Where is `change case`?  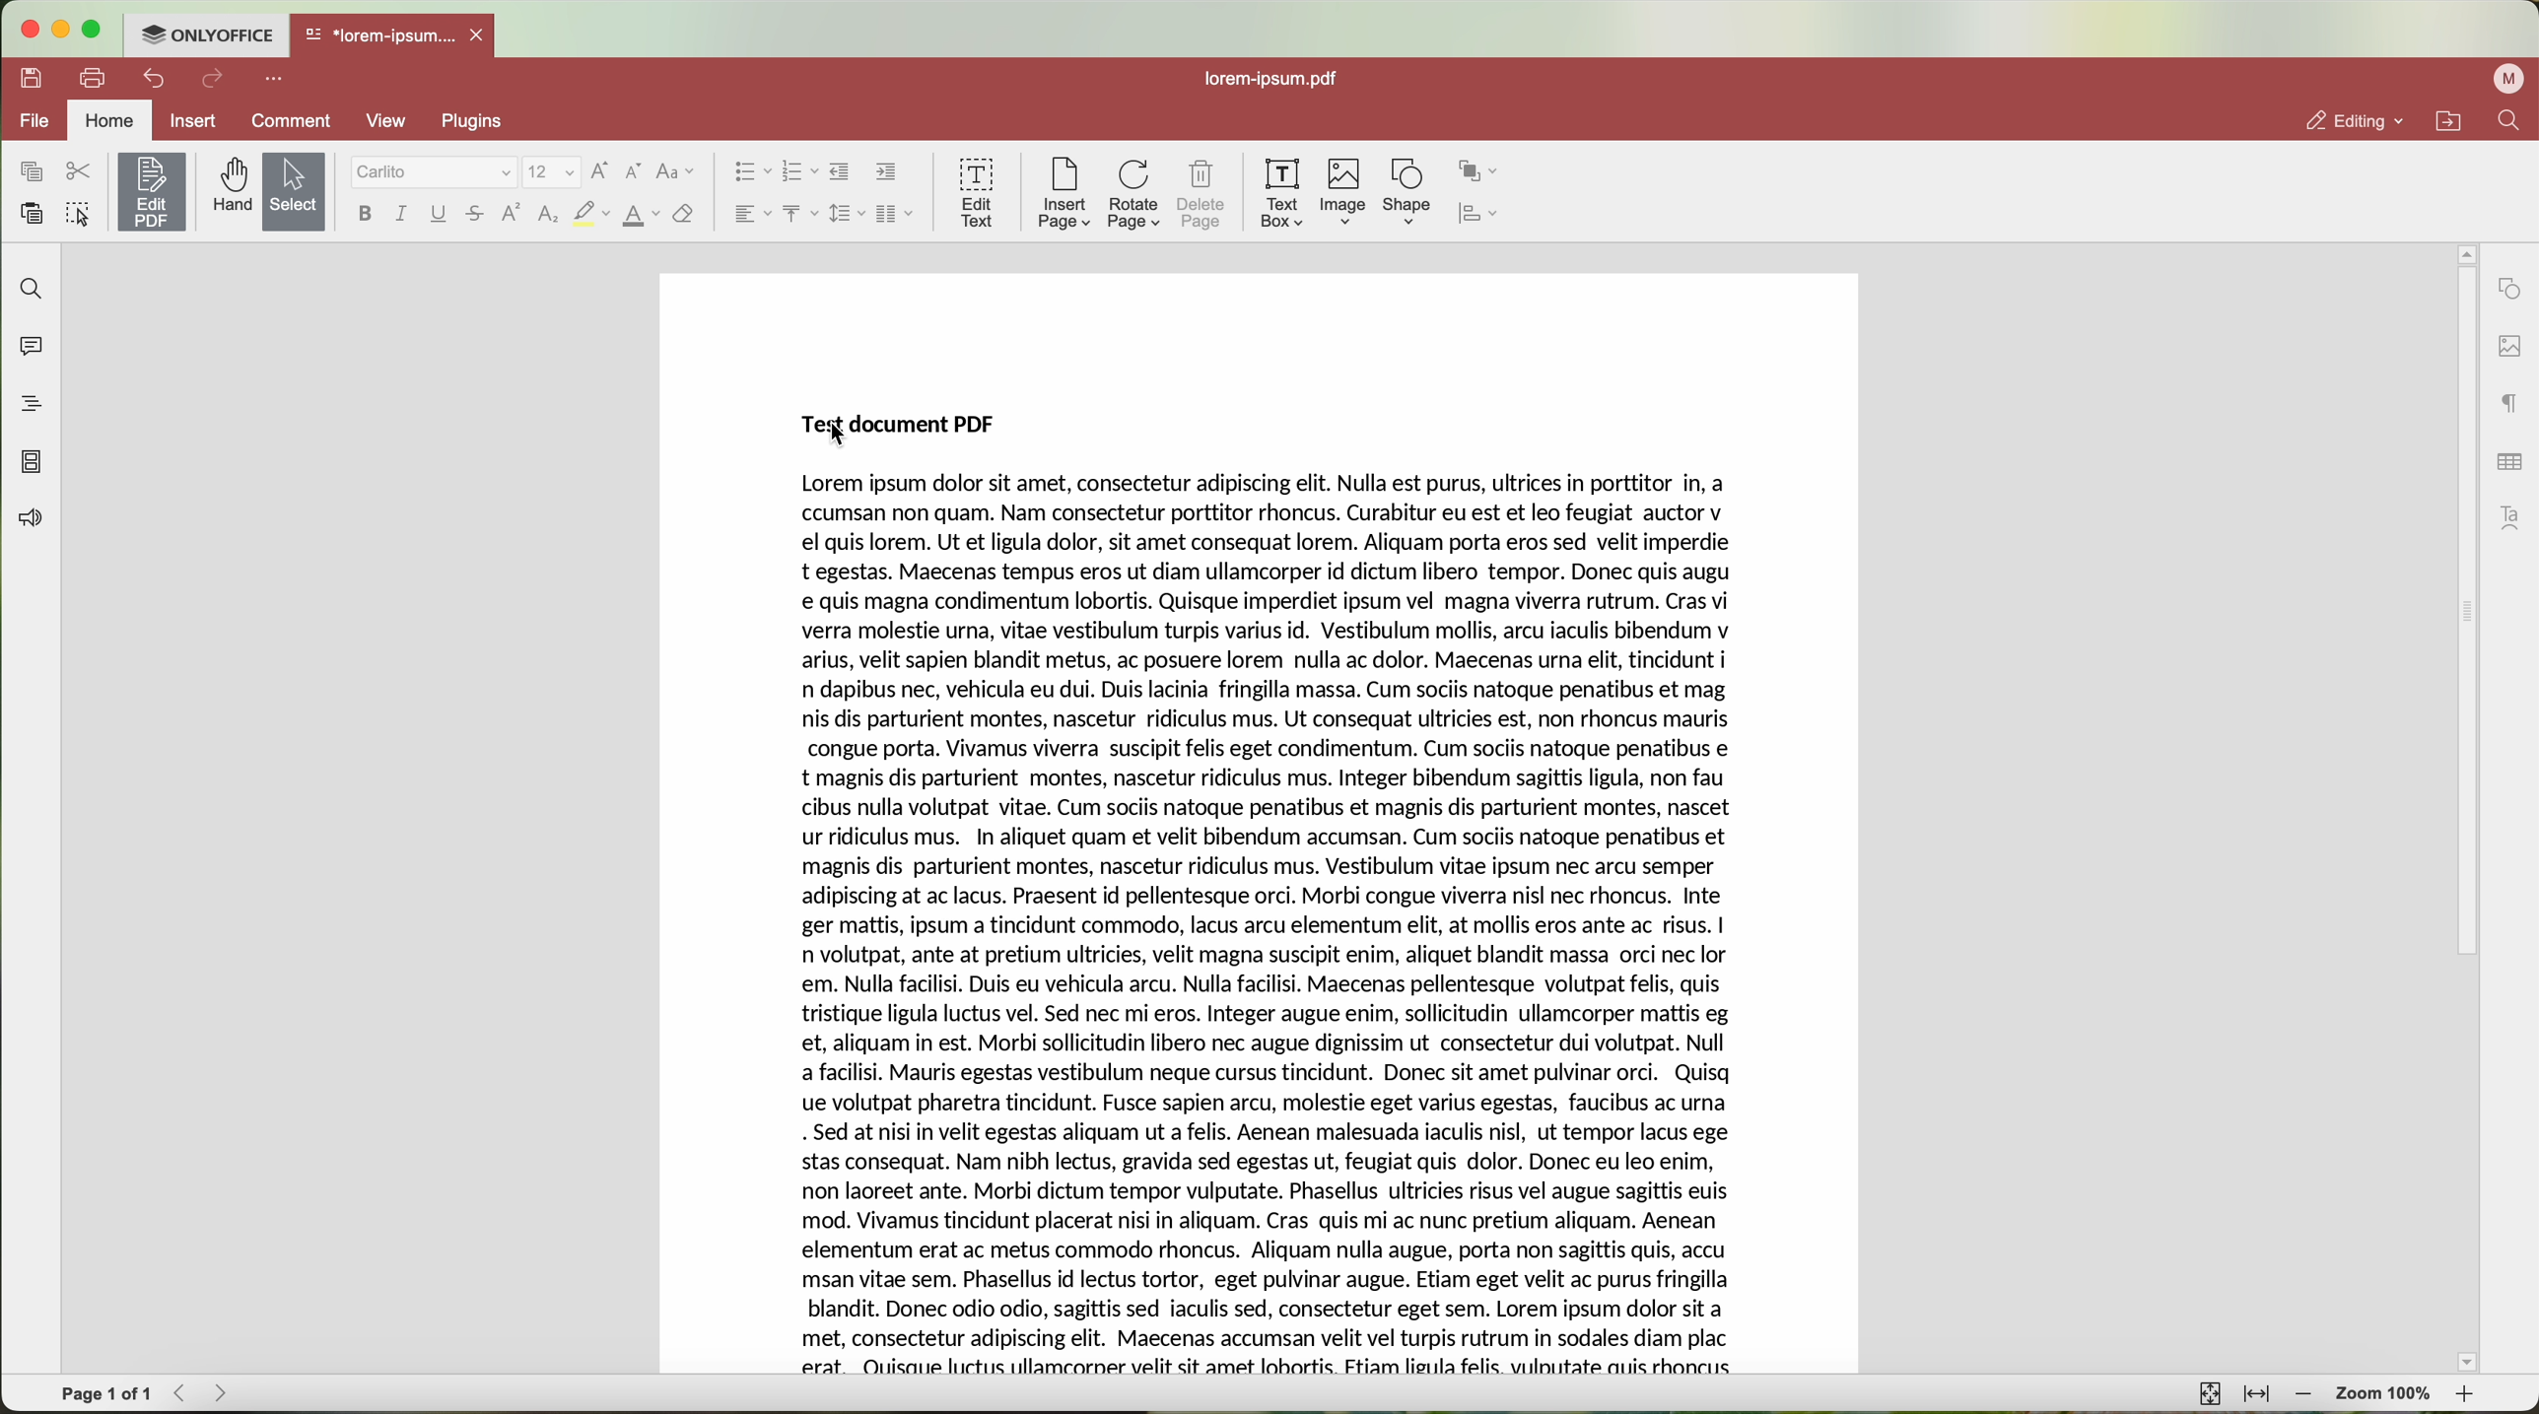
change case is located at coordinates (678, 171).